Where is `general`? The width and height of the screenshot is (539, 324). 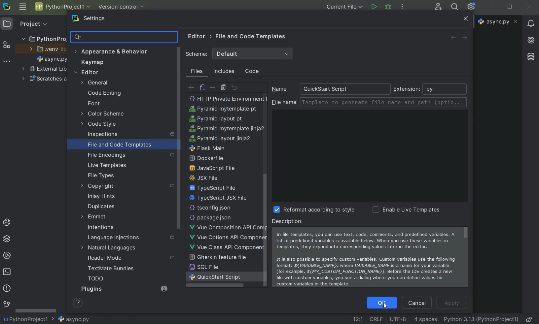 general is located at coordinates (96, 83).